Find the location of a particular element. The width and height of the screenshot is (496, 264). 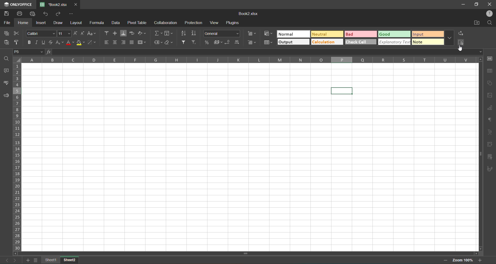

percent is located at coordinates (207, 42).